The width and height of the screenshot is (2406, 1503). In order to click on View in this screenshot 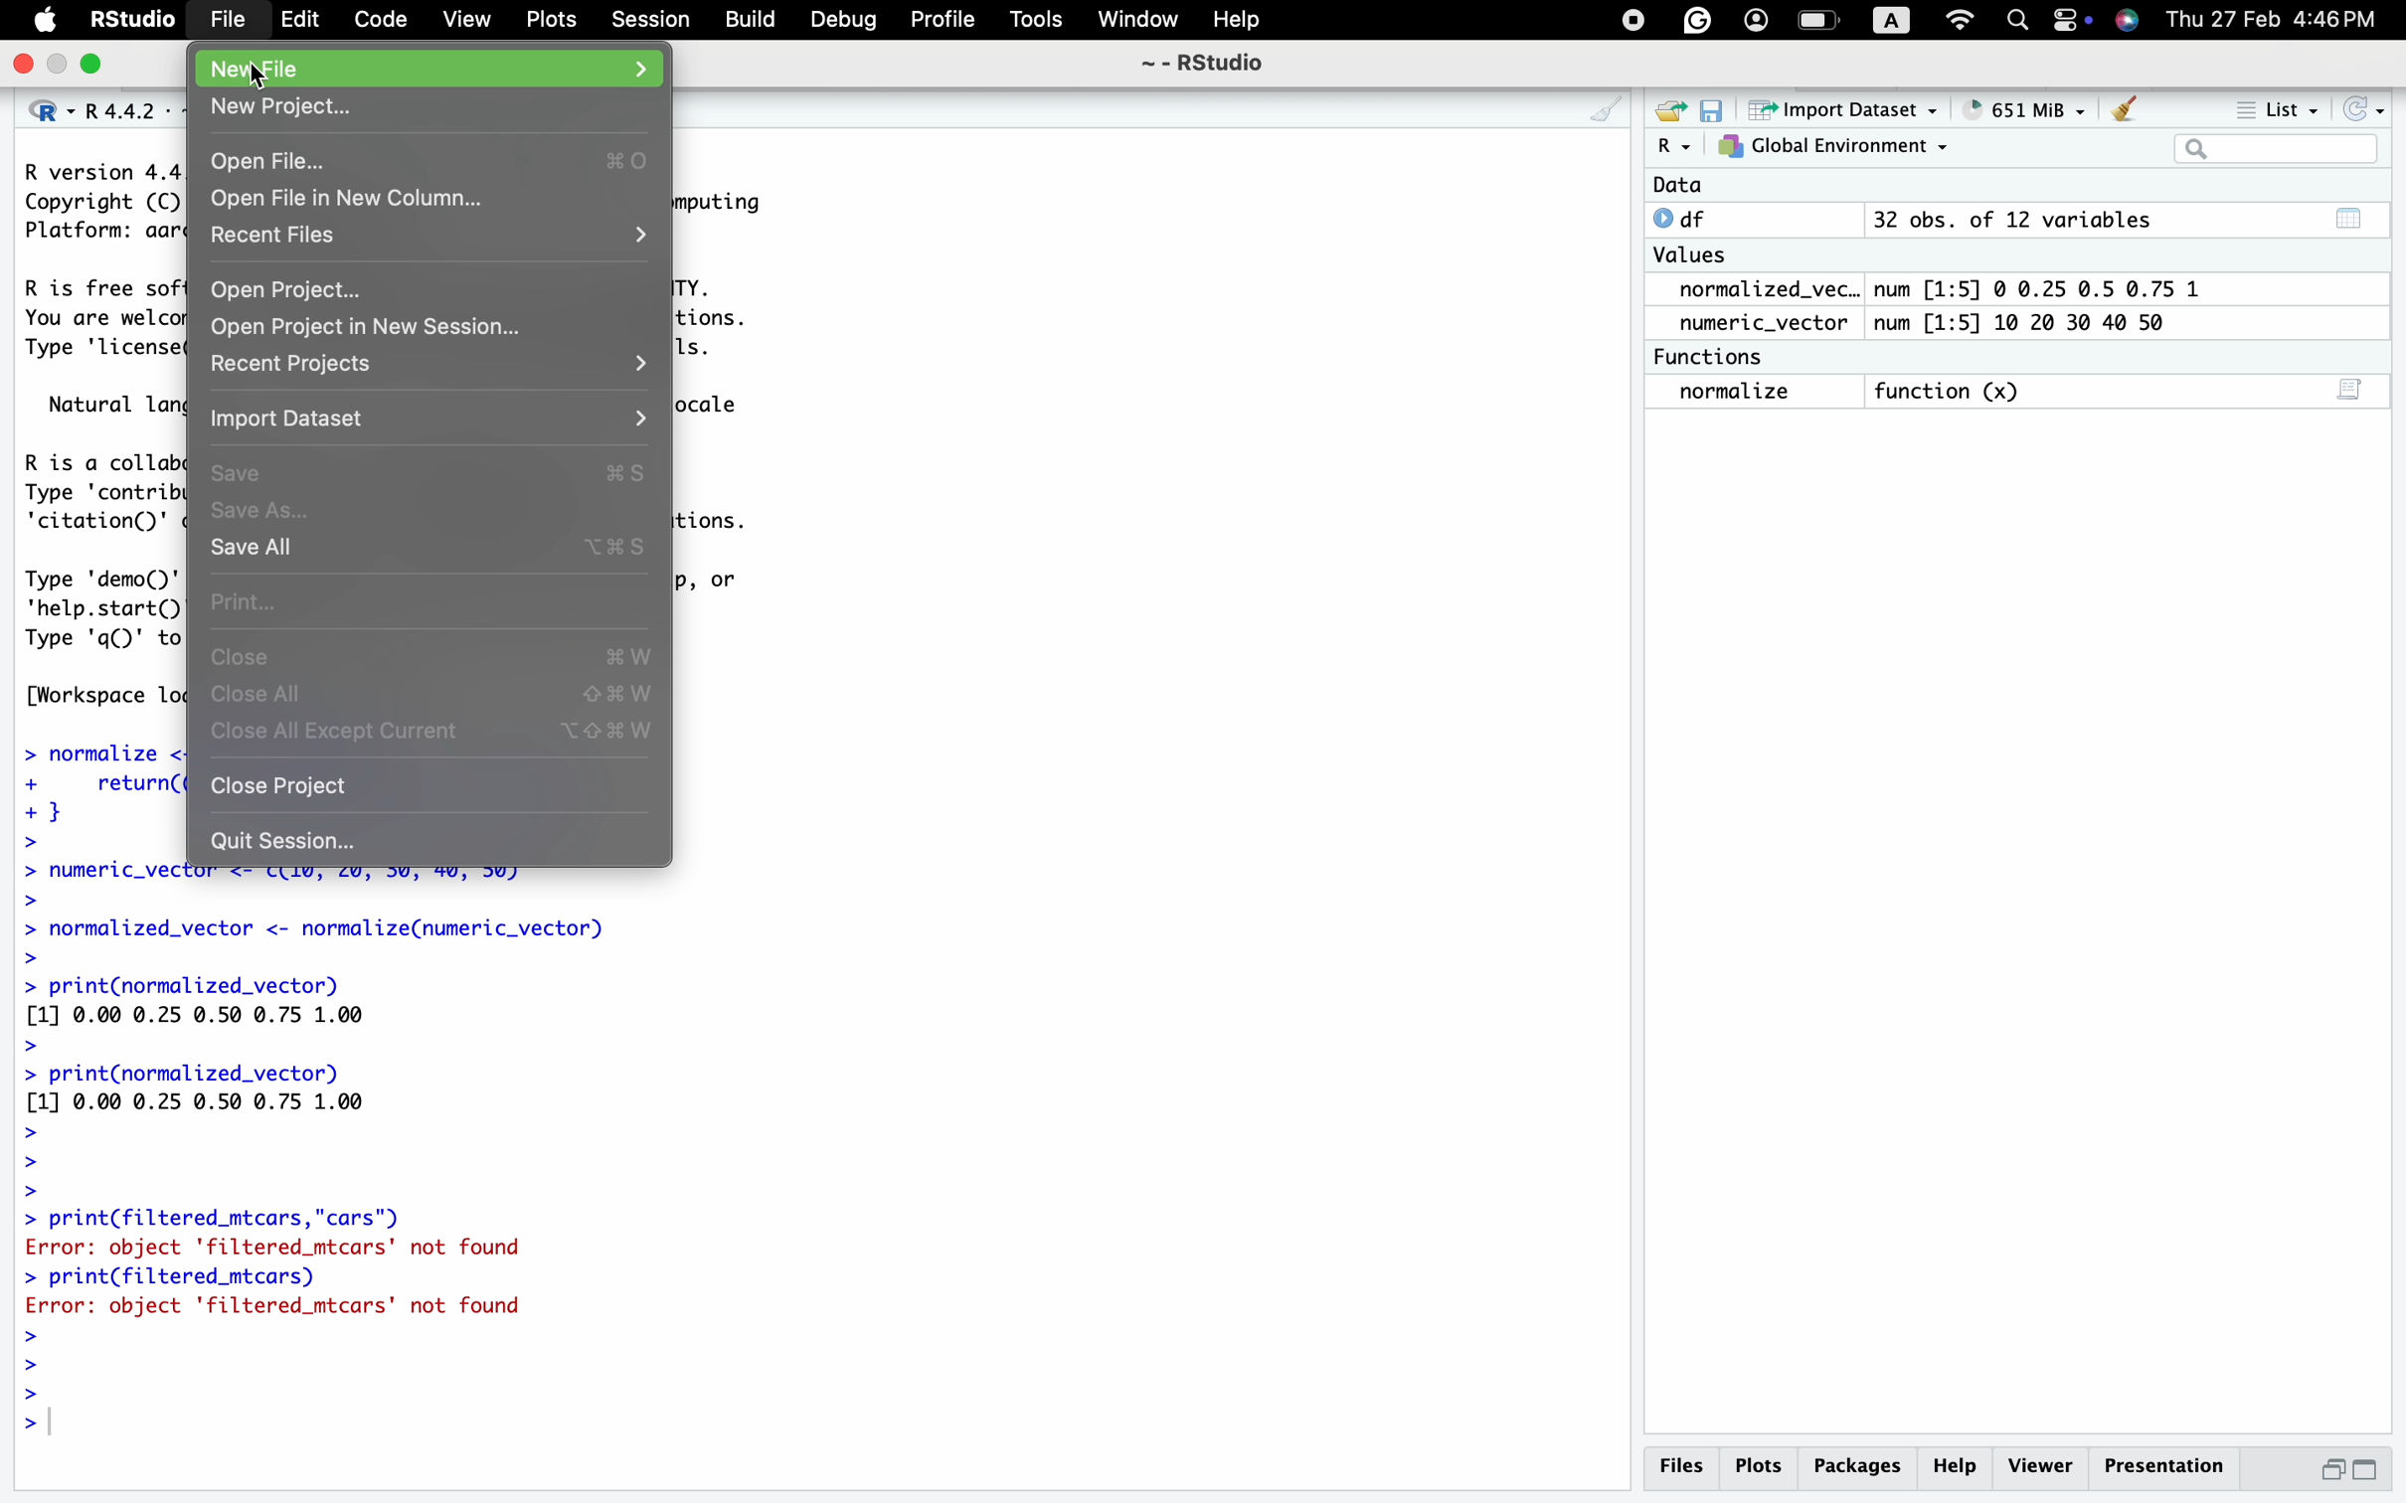, I will do `click(455, 20)`.